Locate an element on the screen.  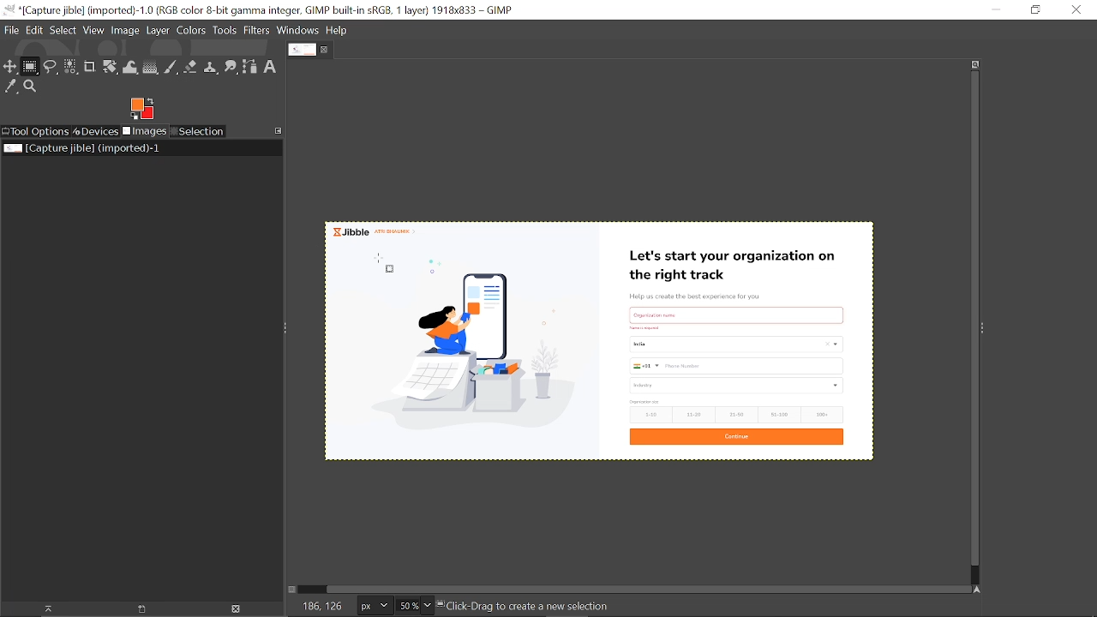
Help us create the best experience for you is located at coordinates (707, 295).